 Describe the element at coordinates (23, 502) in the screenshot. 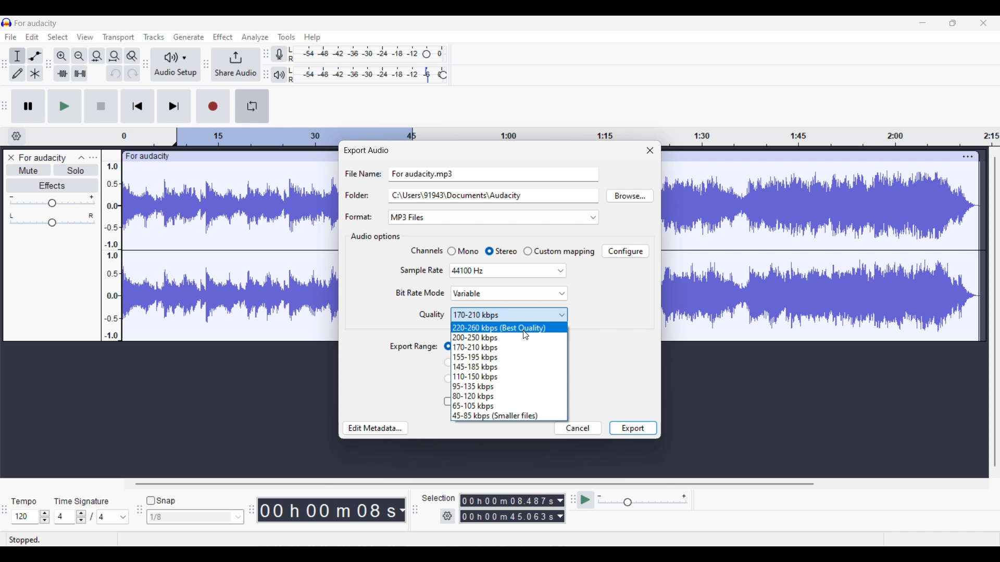

I see `Tempo settings` at that location.